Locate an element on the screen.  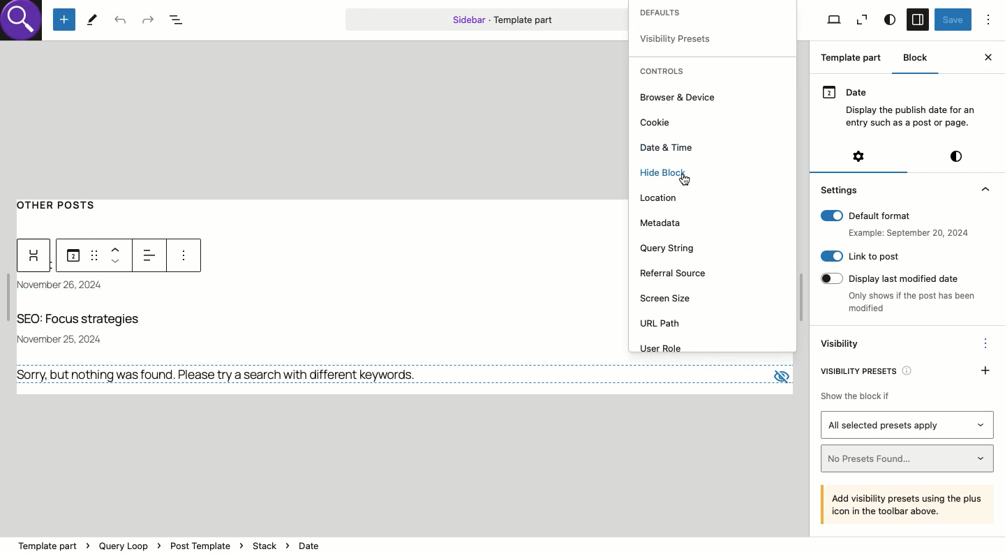
Defaults is located at coordinates (678, 13).